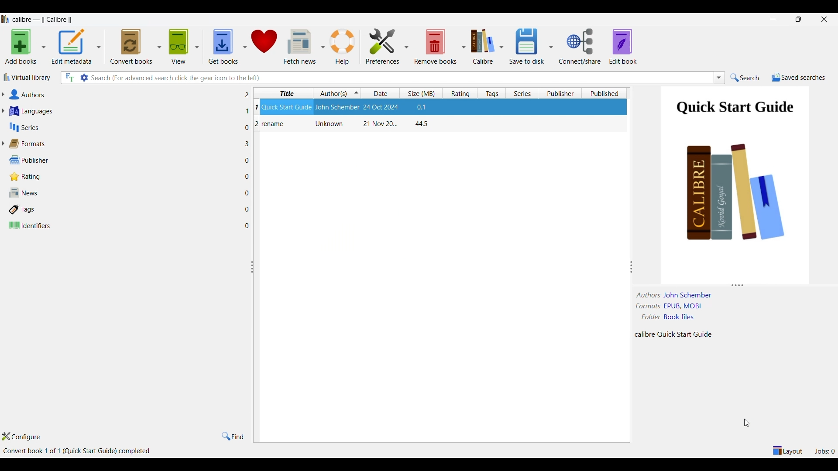 The image size is (838, 471). What do you see at coordinates (400, 78) in the screenshot?
I see `Type in search` at bounding box center [400, 78].